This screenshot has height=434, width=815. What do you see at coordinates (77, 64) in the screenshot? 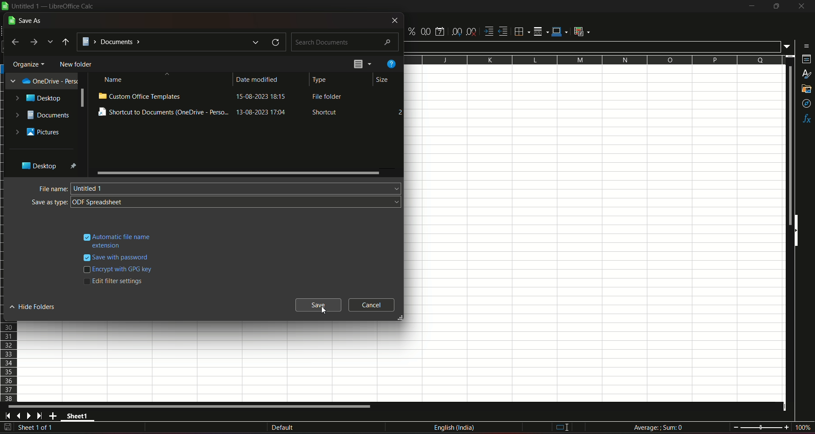
I see `new folder` at bounding box center [77, 64].